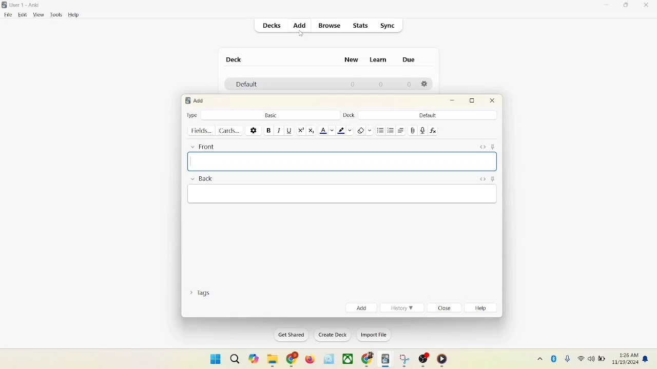 This screenshot has width=657, height=369. I want to click on add, so click(200, 100).